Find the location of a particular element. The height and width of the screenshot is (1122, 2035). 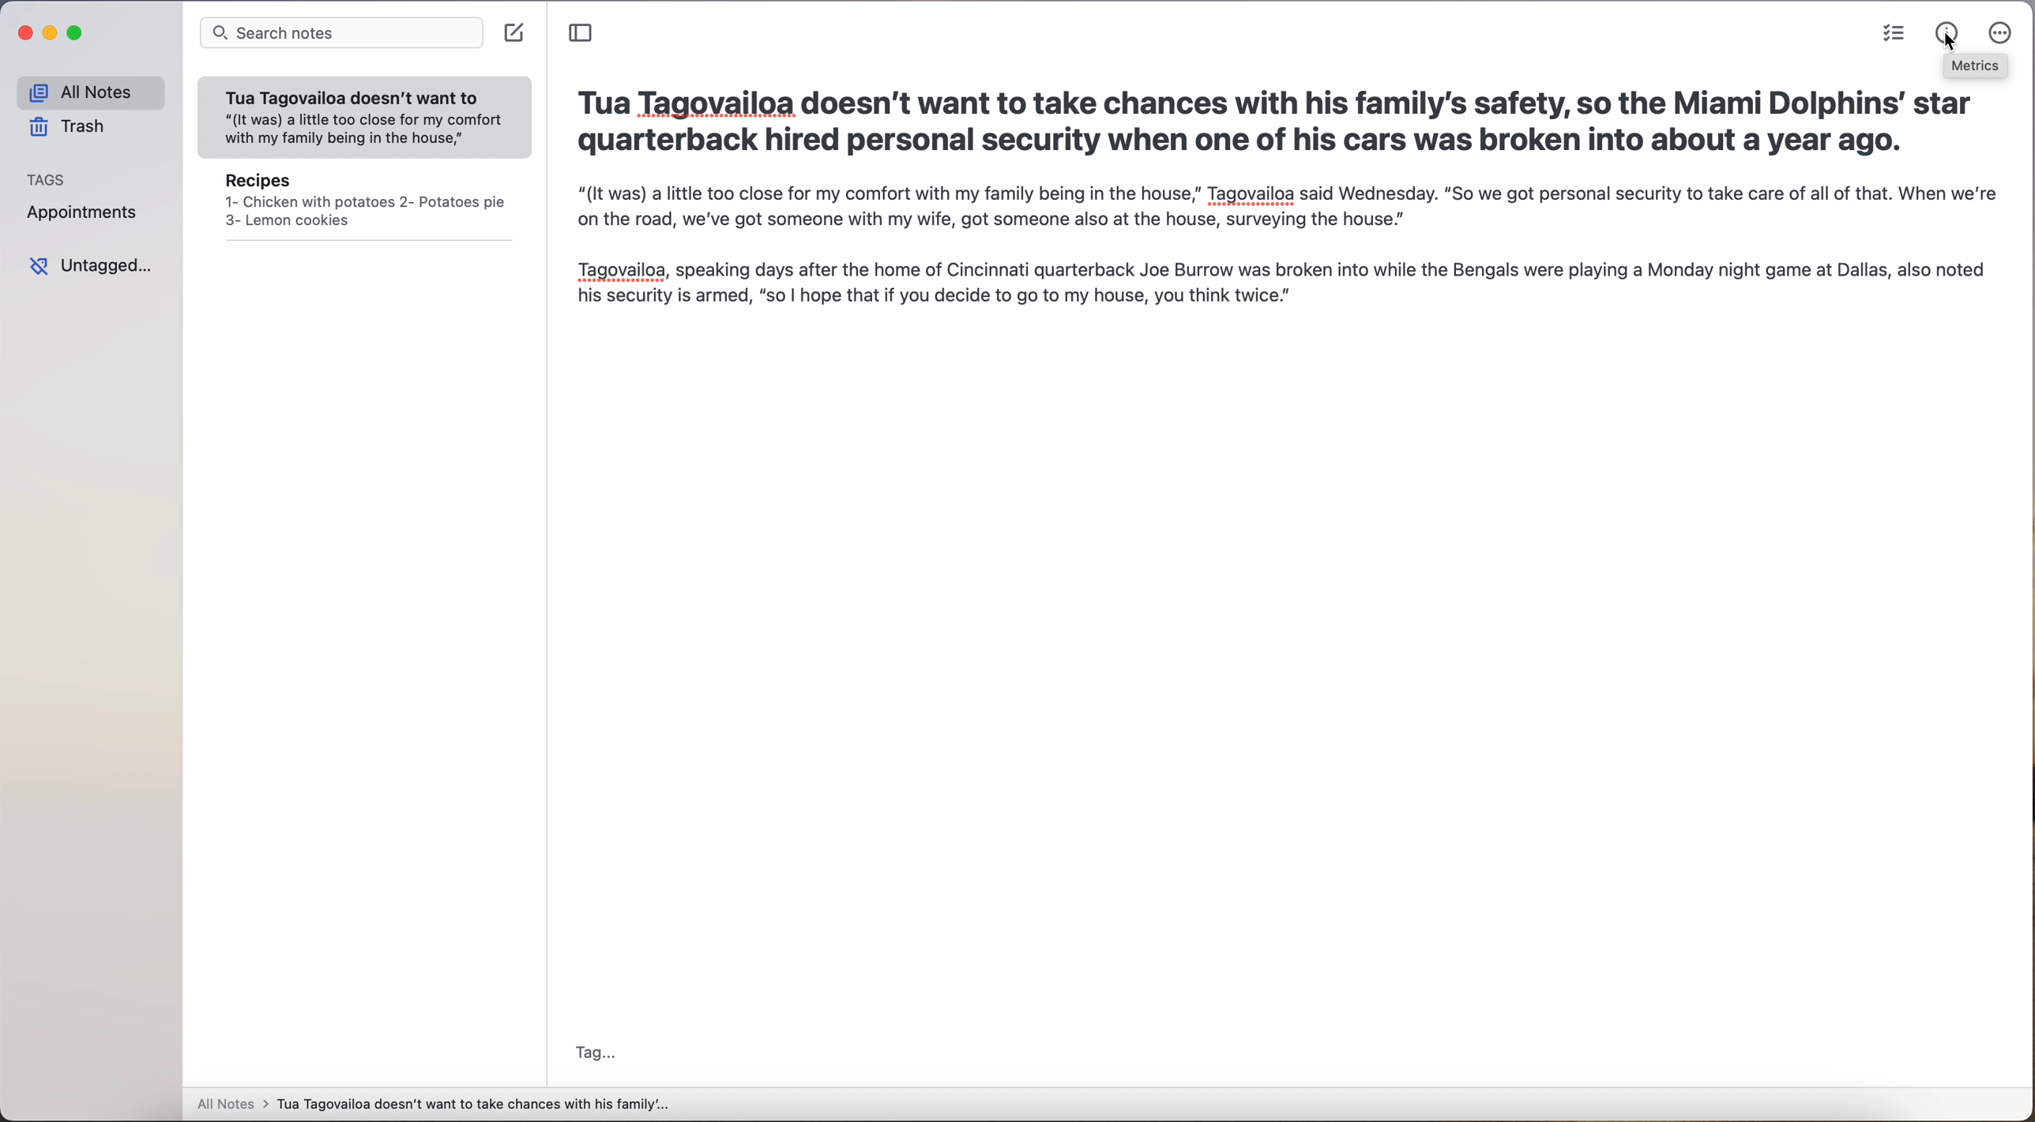

toggle sidebar is located at coordinates (581, 33).